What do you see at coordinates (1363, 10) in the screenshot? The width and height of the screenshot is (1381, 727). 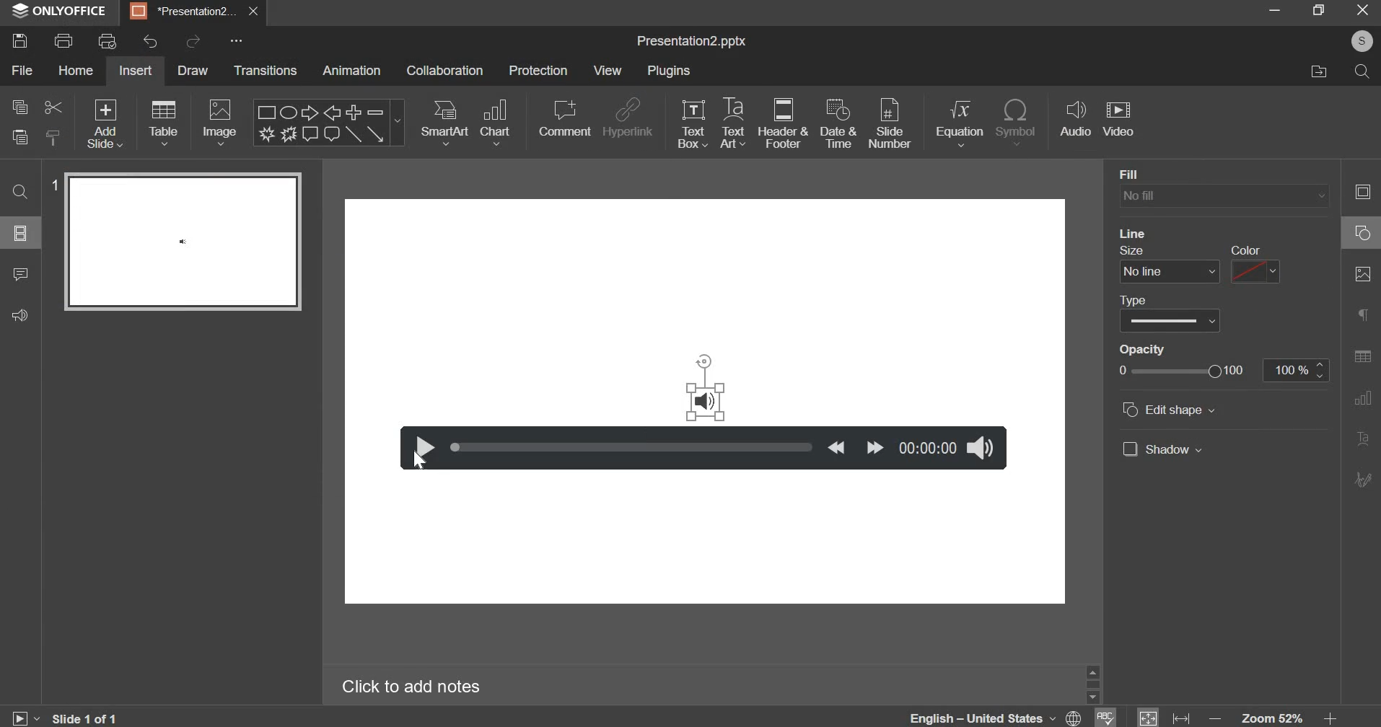 I see `exit` at bounding box center [1363, 10].